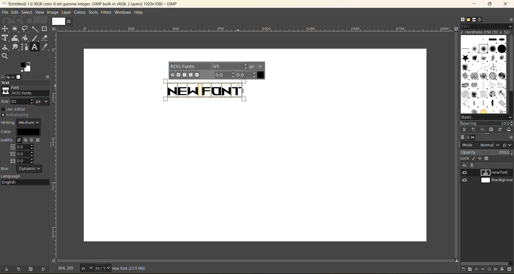 This screenshot has height=274, width=514. Describe the element at coordinates (22, 151) in the screenshot. I see `justify` at that location.